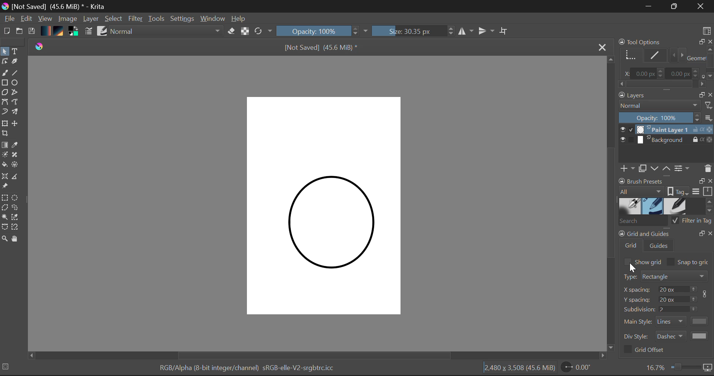  I want to click on Select, so click(5, 52).